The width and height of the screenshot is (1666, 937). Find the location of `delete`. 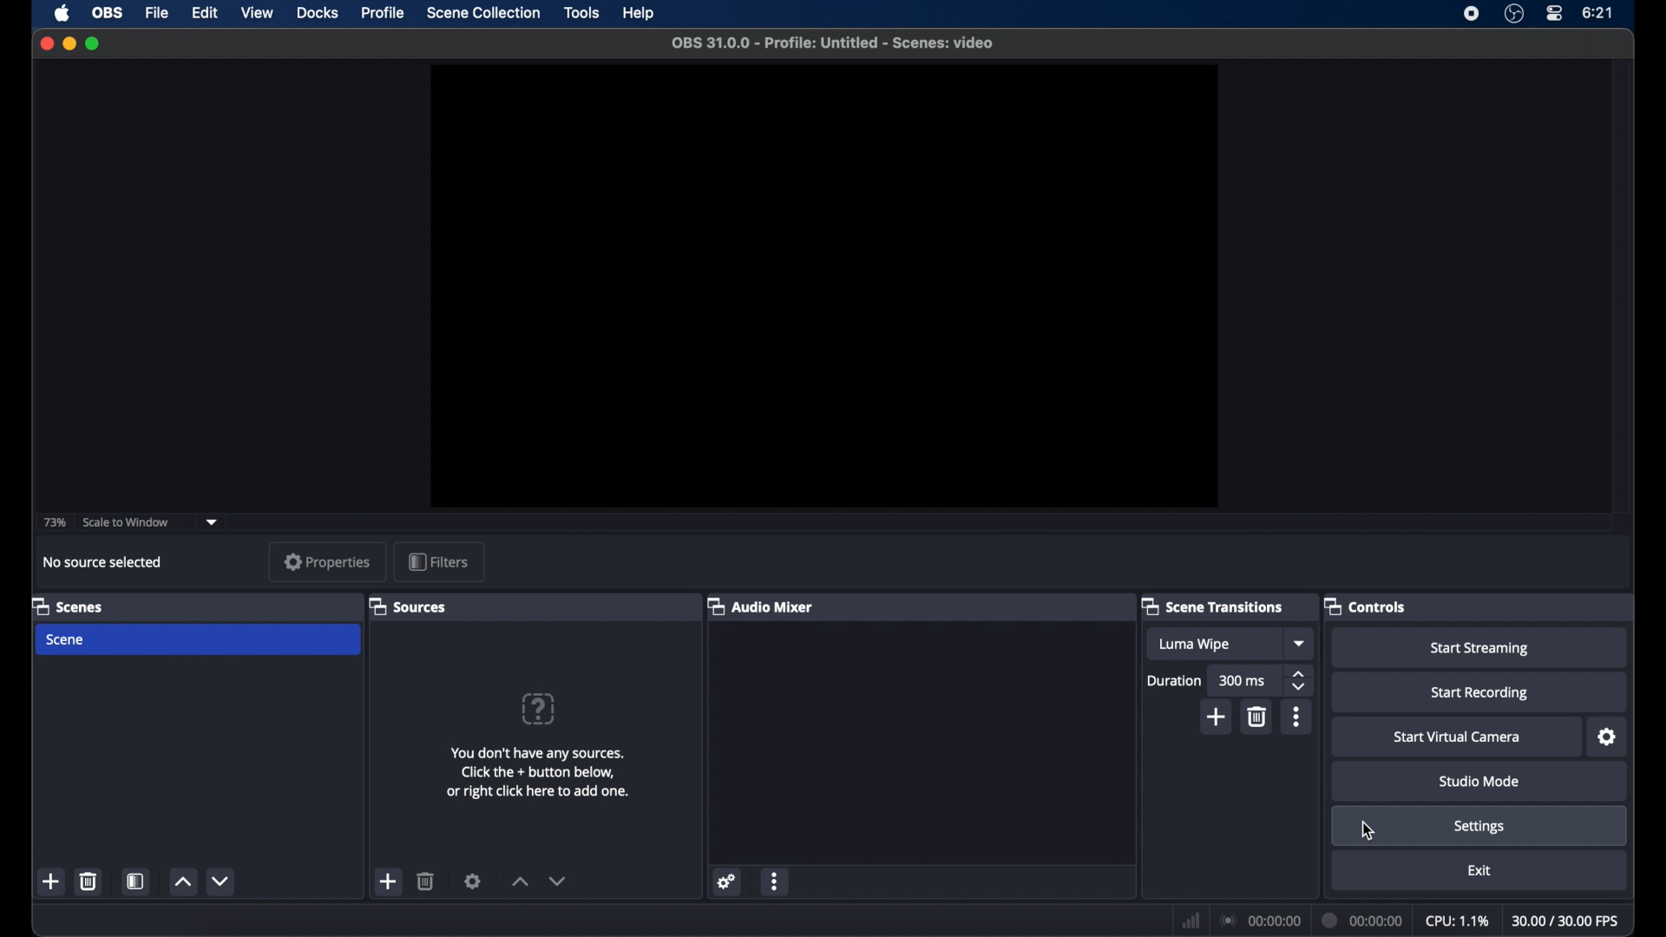

delete is located at coordinates (1258, 717).